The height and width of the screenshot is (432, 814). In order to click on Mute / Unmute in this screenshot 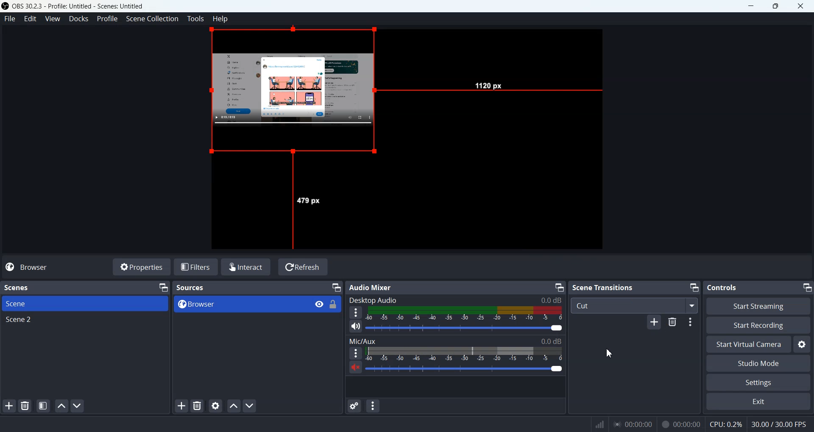, I will do `click(354, 367)`.